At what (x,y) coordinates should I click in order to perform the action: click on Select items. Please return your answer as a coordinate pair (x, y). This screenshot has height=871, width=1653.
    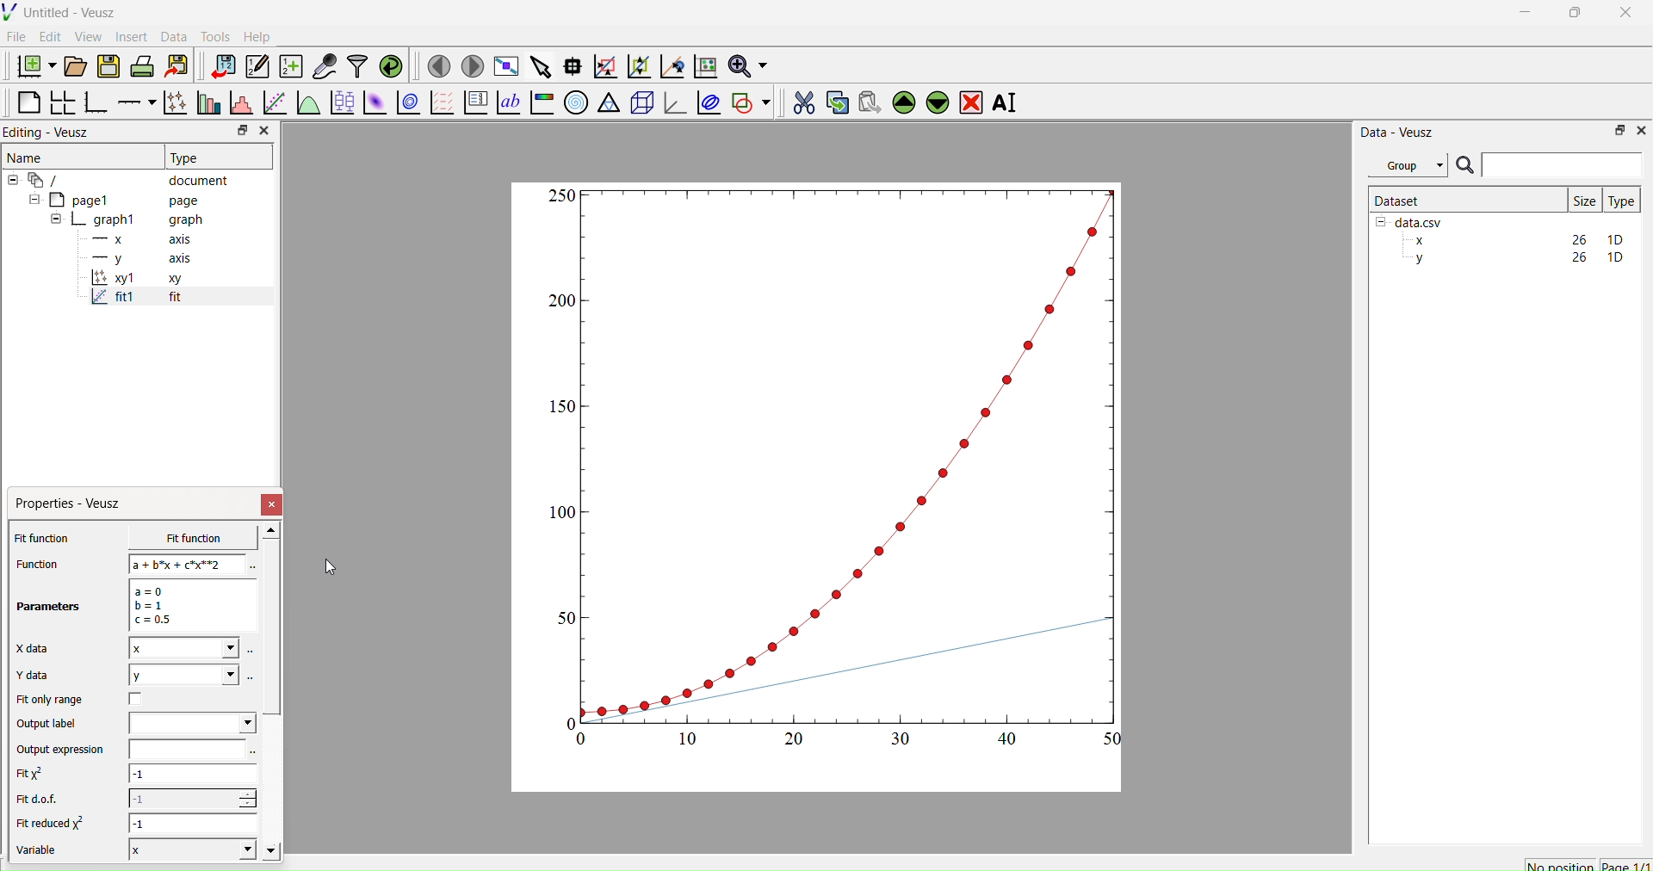
    Looking at the image, I should click on (539, 67).